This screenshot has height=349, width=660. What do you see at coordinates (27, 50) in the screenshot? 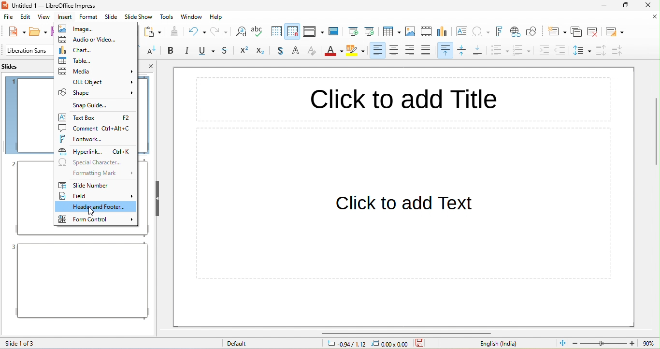
I see `font name` at bounding box center [27, 50].